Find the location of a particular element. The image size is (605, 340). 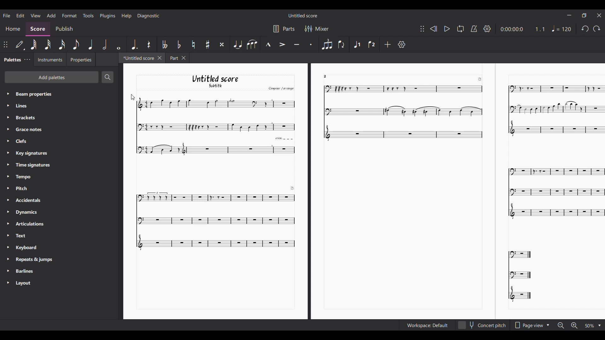

 is located at coordinates (217, 220).